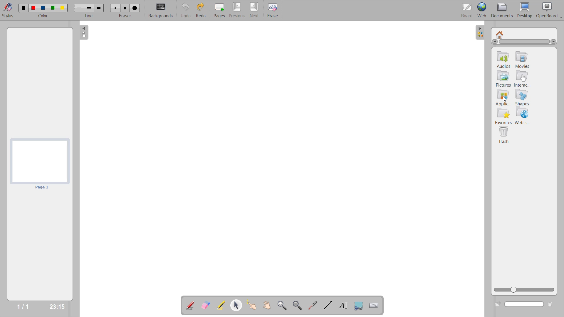 The width and height of the screenshot is (564, 317). Describe the element at coordinates (223, 306) in the screenshot. I see `highlight` at that location.